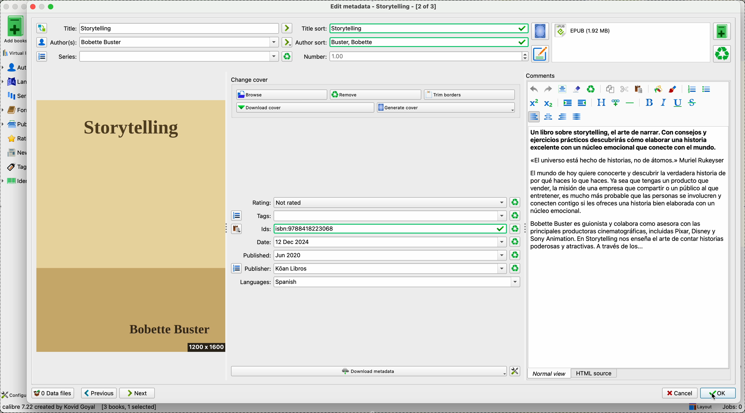 The image size is (745, 413). I want to click on icon, so click(287, 28).